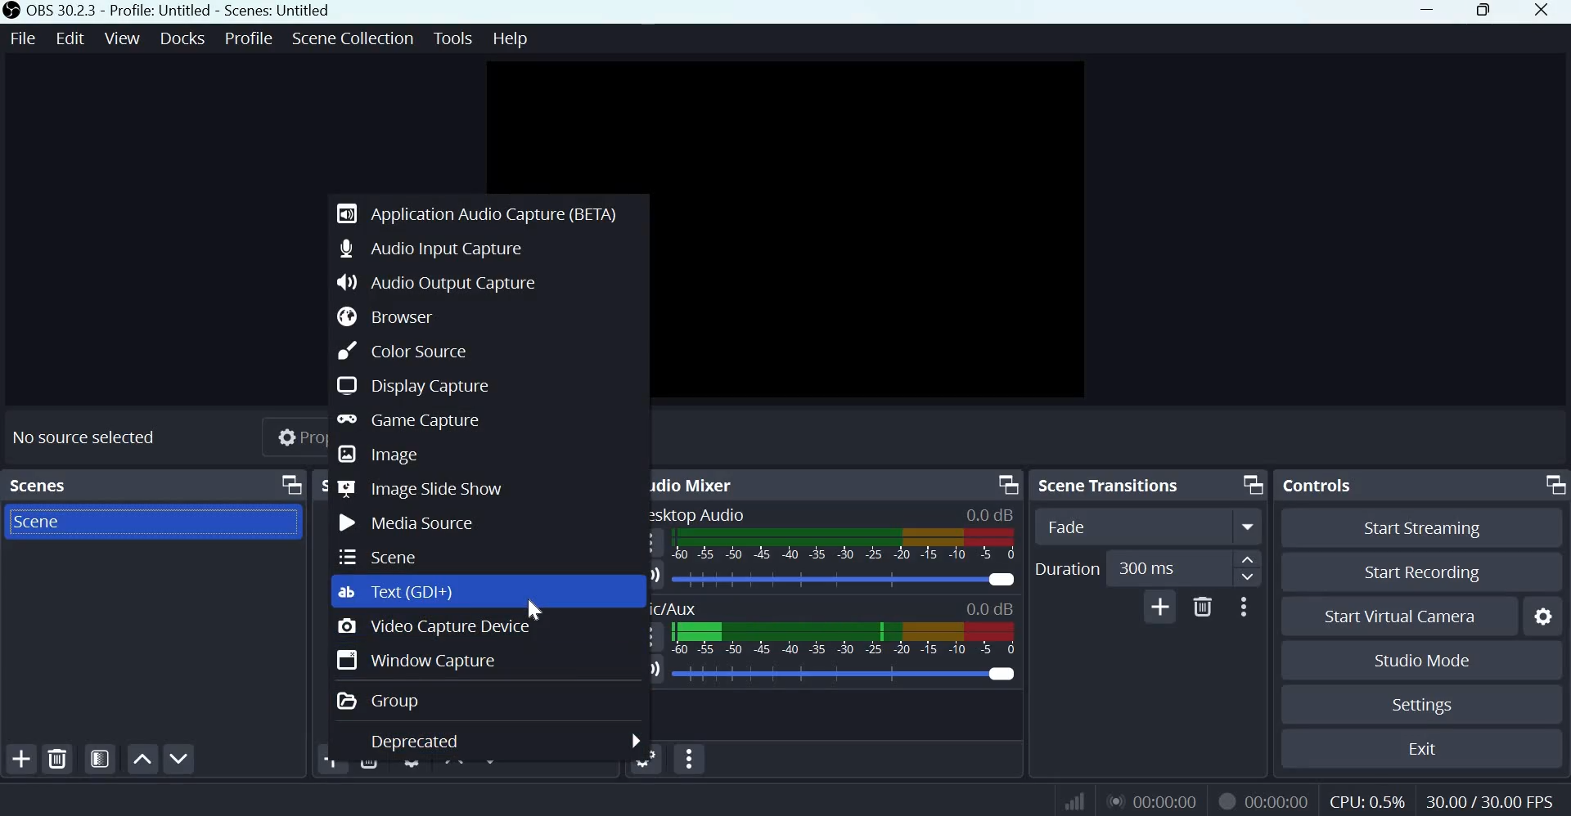 This screenshot has height=816, width=1571. What do you see at coordinates (1249, 527) in the screenshot?
I see `More option` at bounding box center [1249, 527].